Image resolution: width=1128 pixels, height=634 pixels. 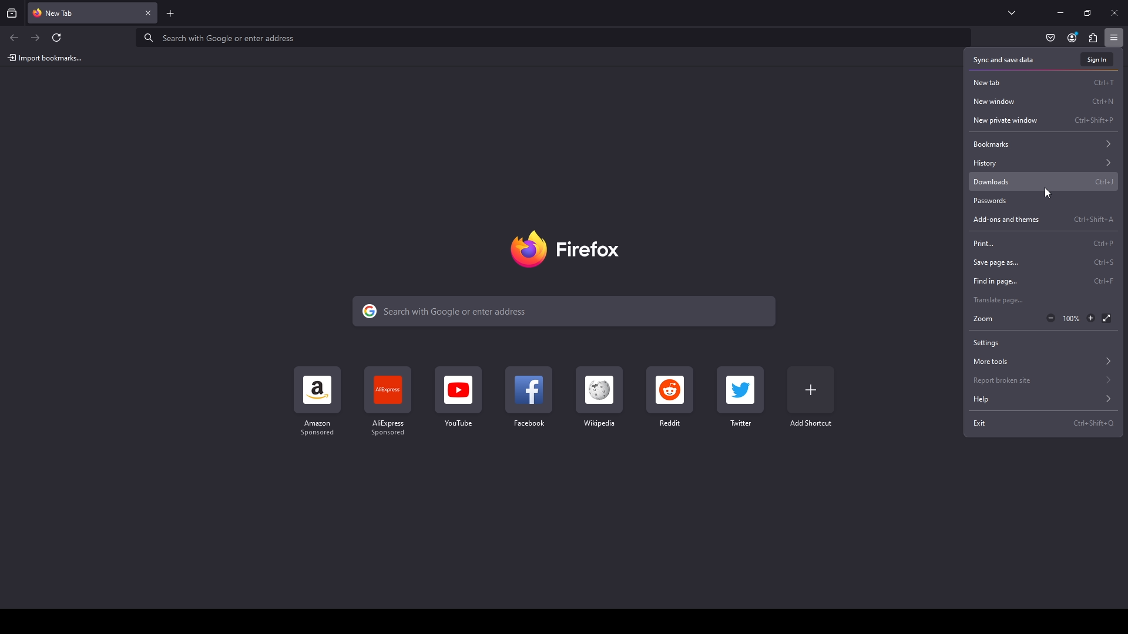 I want to click on Refresh, so click(x=57, y=38).